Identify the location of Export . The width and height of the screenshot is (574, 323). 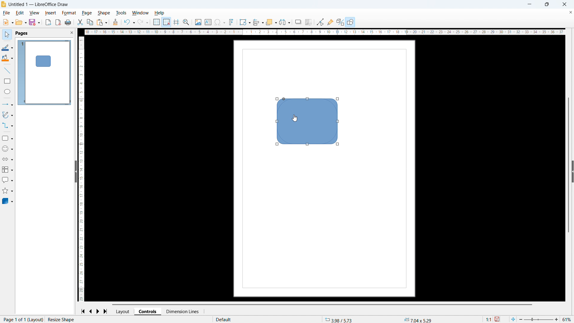
(48, 22).